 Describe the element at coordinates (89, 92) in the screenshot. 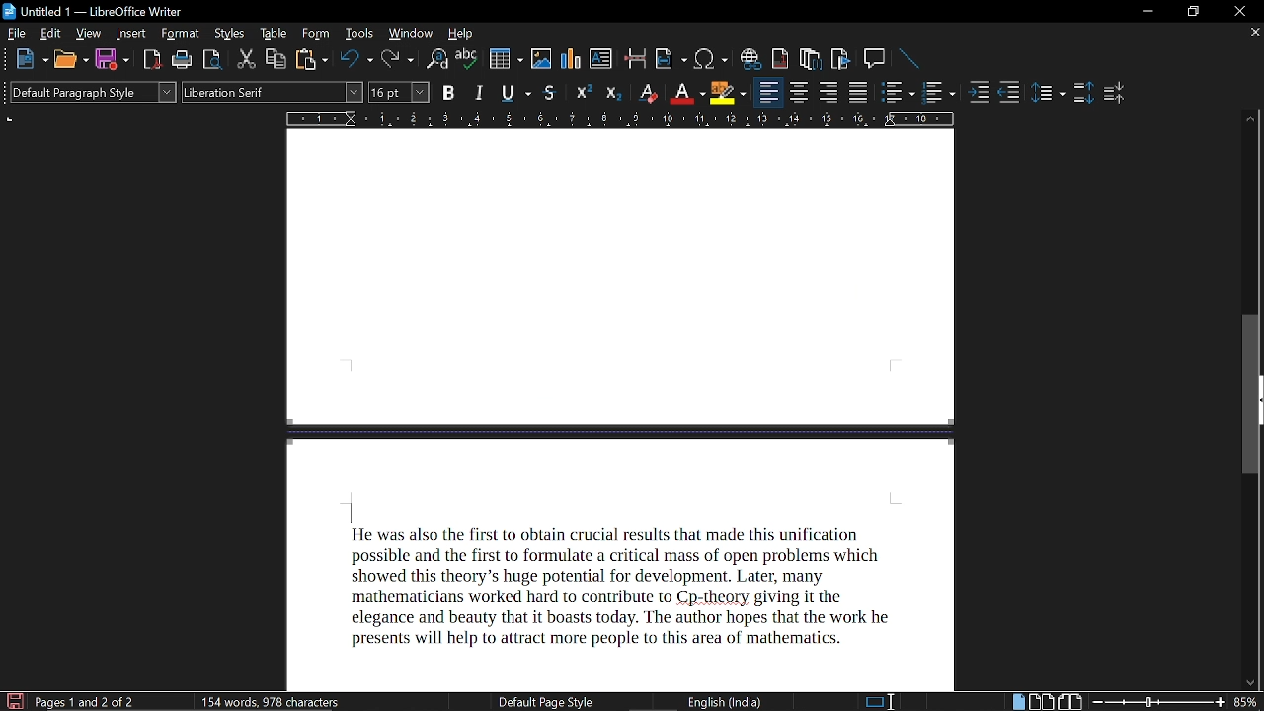

I see `Paragraph style` at that location.